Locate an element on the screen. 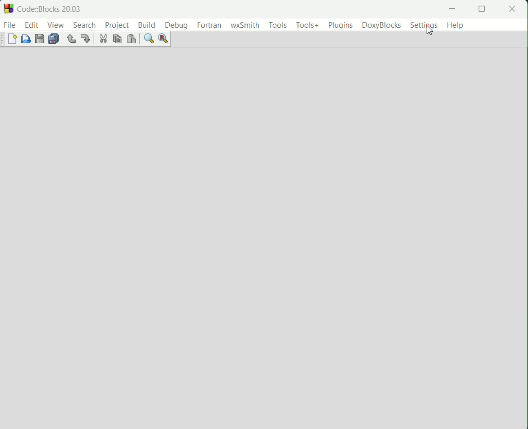 This screenshot has height=429, width=528. paste is located at coordinates (131, 40).